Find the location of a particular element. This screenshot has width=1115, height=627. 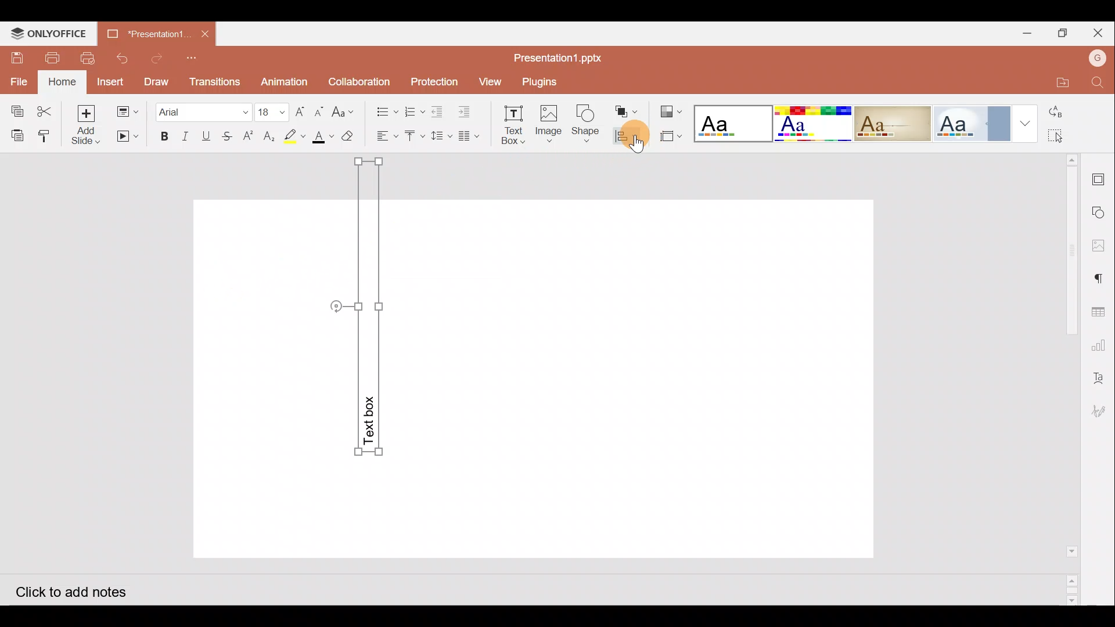

Basic is located at coordinates (810, 122).